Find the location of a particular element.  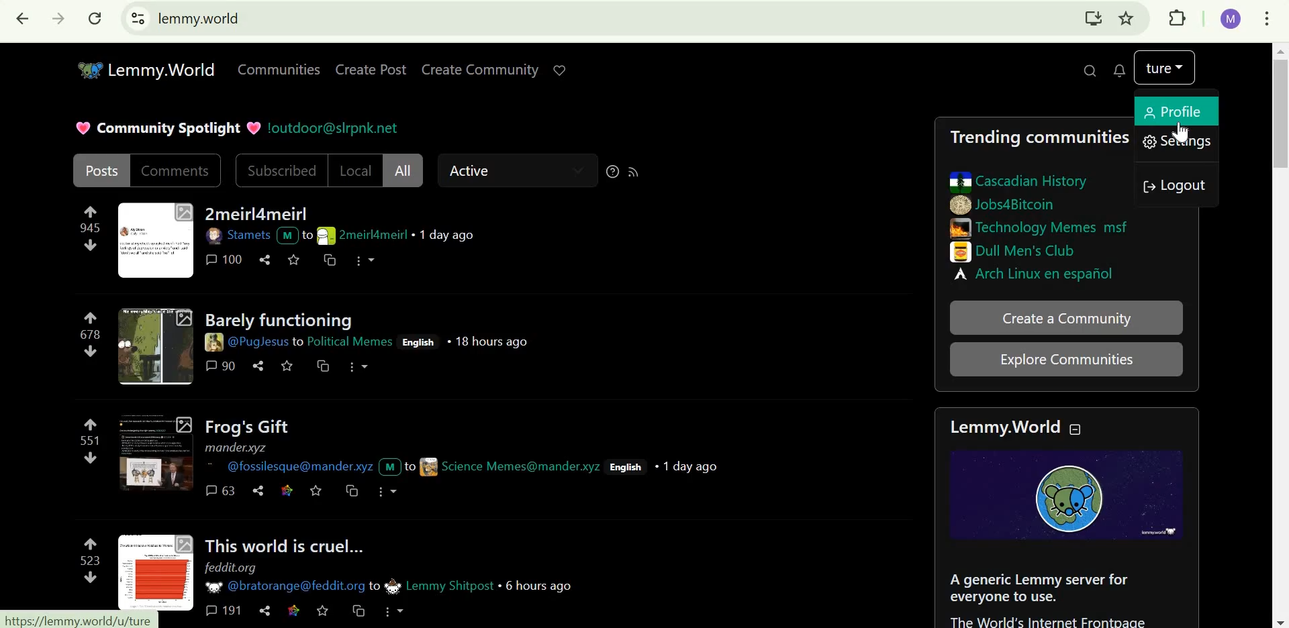

create community is located at coordinates (480, 70).